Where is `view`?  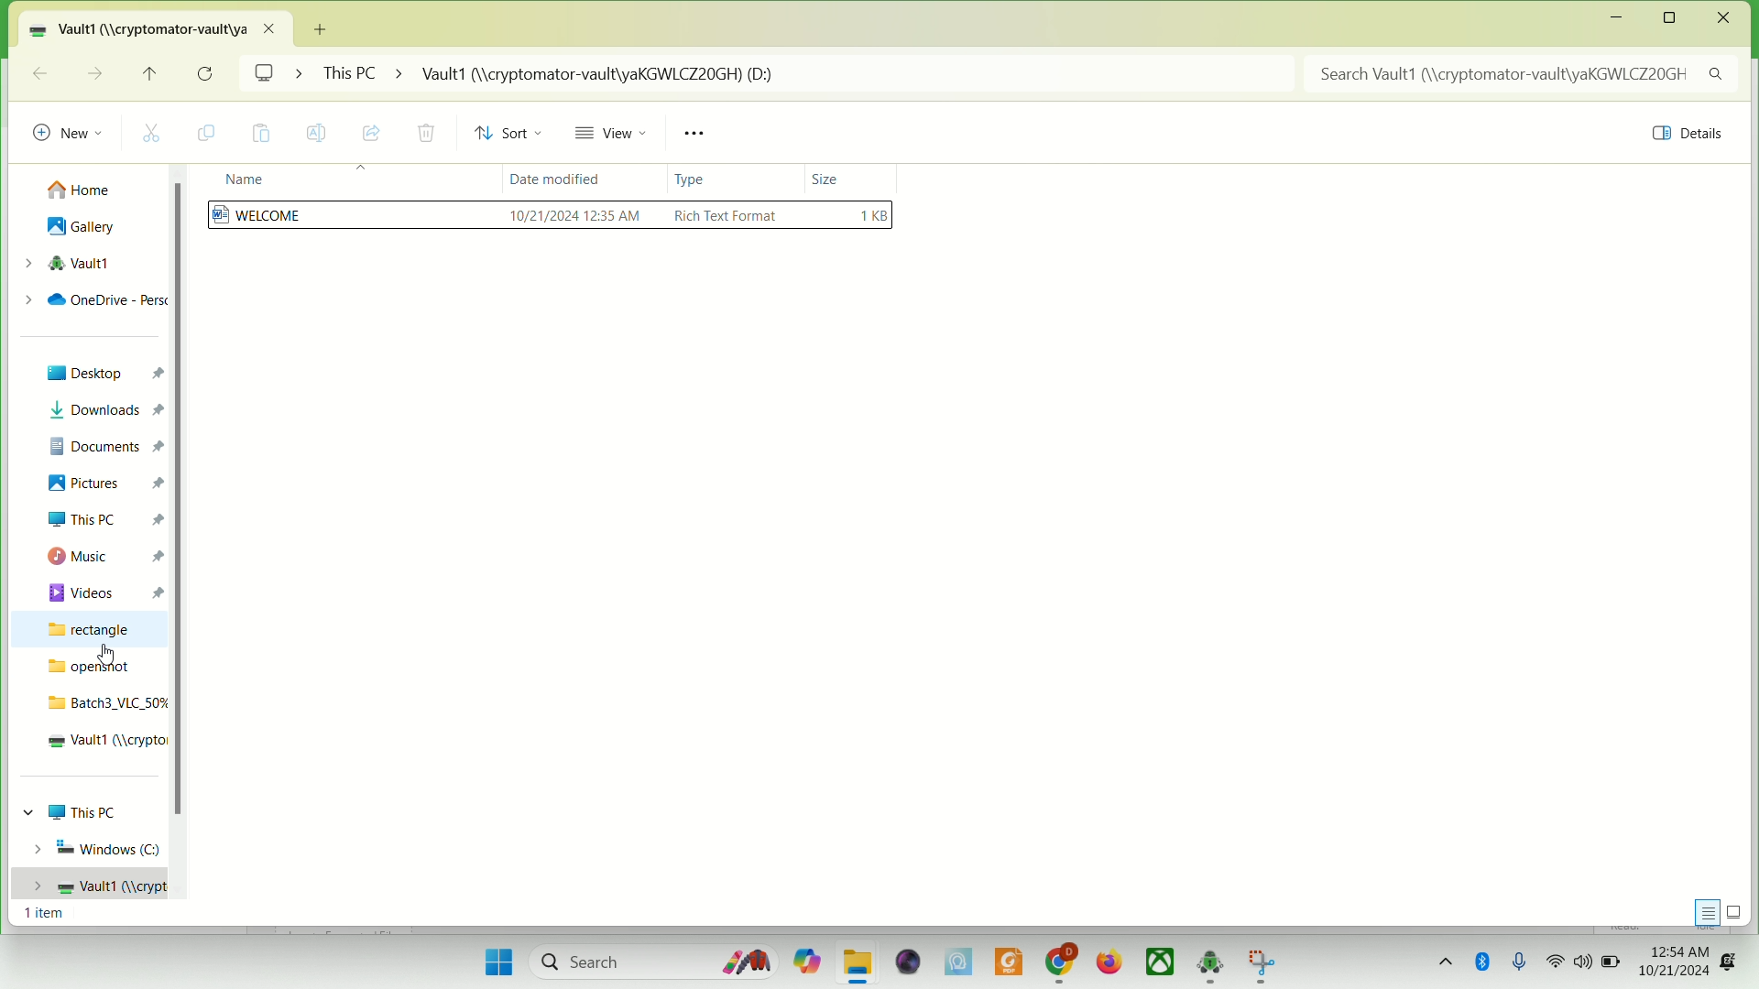
view is located at coordinates (617, 136).